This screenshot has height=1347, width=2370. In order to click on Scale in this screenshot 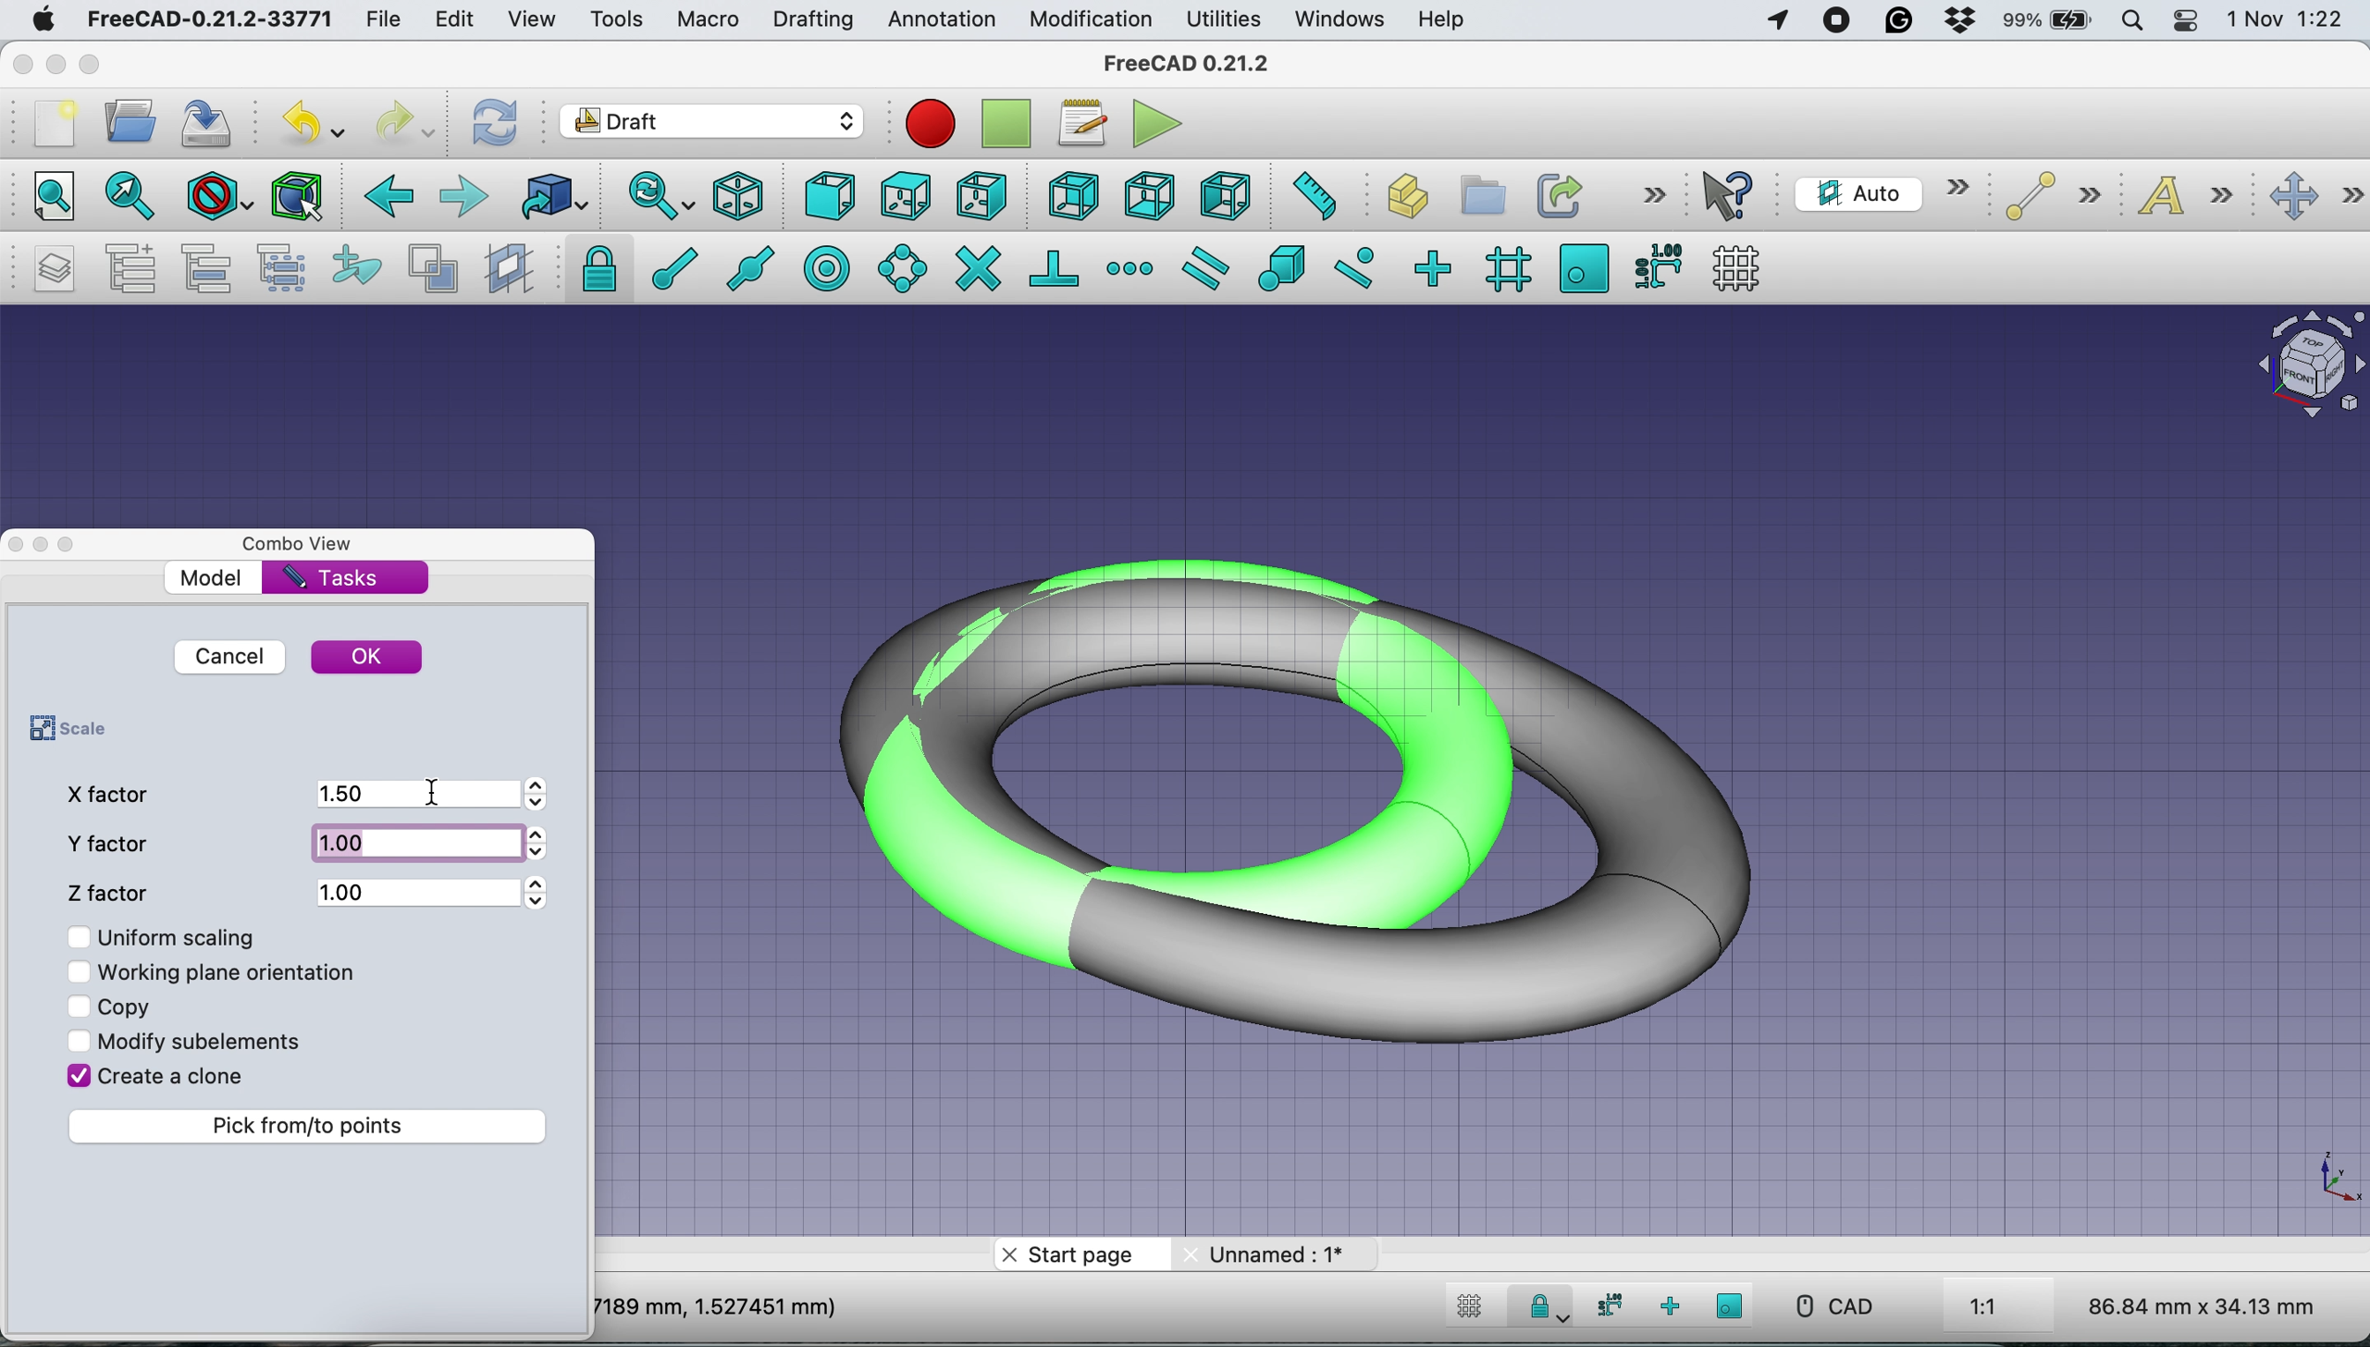, I will do `click(2334, 1179)`.